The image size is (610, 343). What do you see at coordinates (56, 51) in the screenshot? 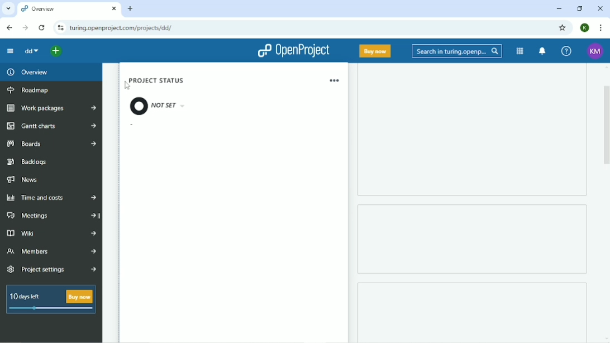
I see `Open quick add menu` at bounding box center [56, 51].